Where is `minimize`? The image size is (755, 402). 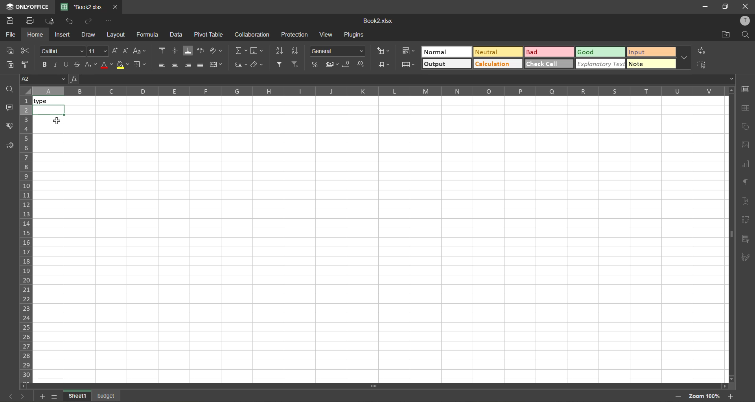
minimize is located at coordinates (704, 7).